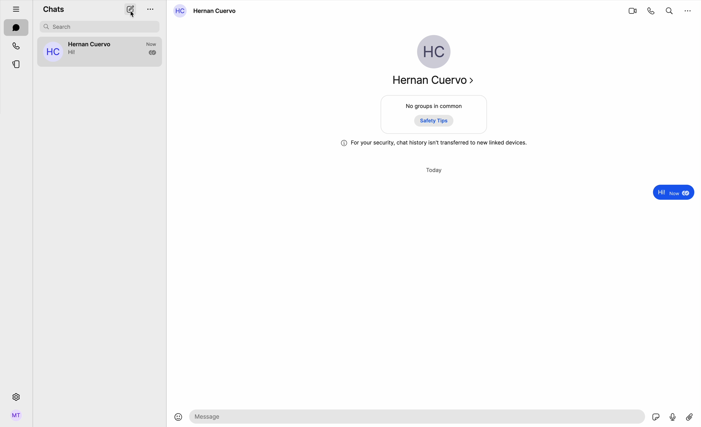 This screenshot has width=701, height=427. I want to click on attach file, so click(690, 416).